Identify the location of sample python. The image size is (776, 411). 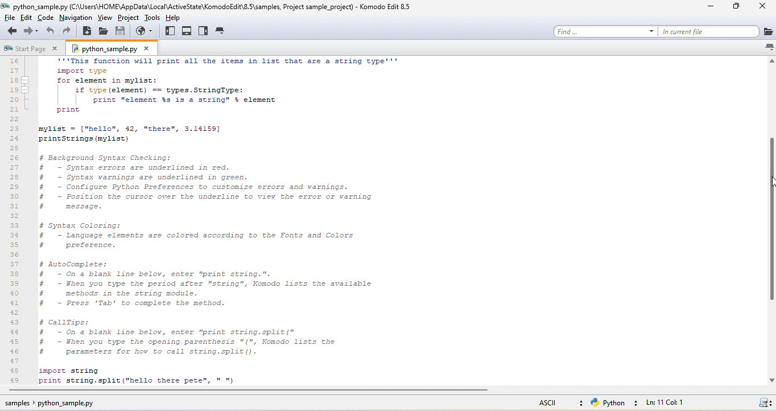
(58, 404).